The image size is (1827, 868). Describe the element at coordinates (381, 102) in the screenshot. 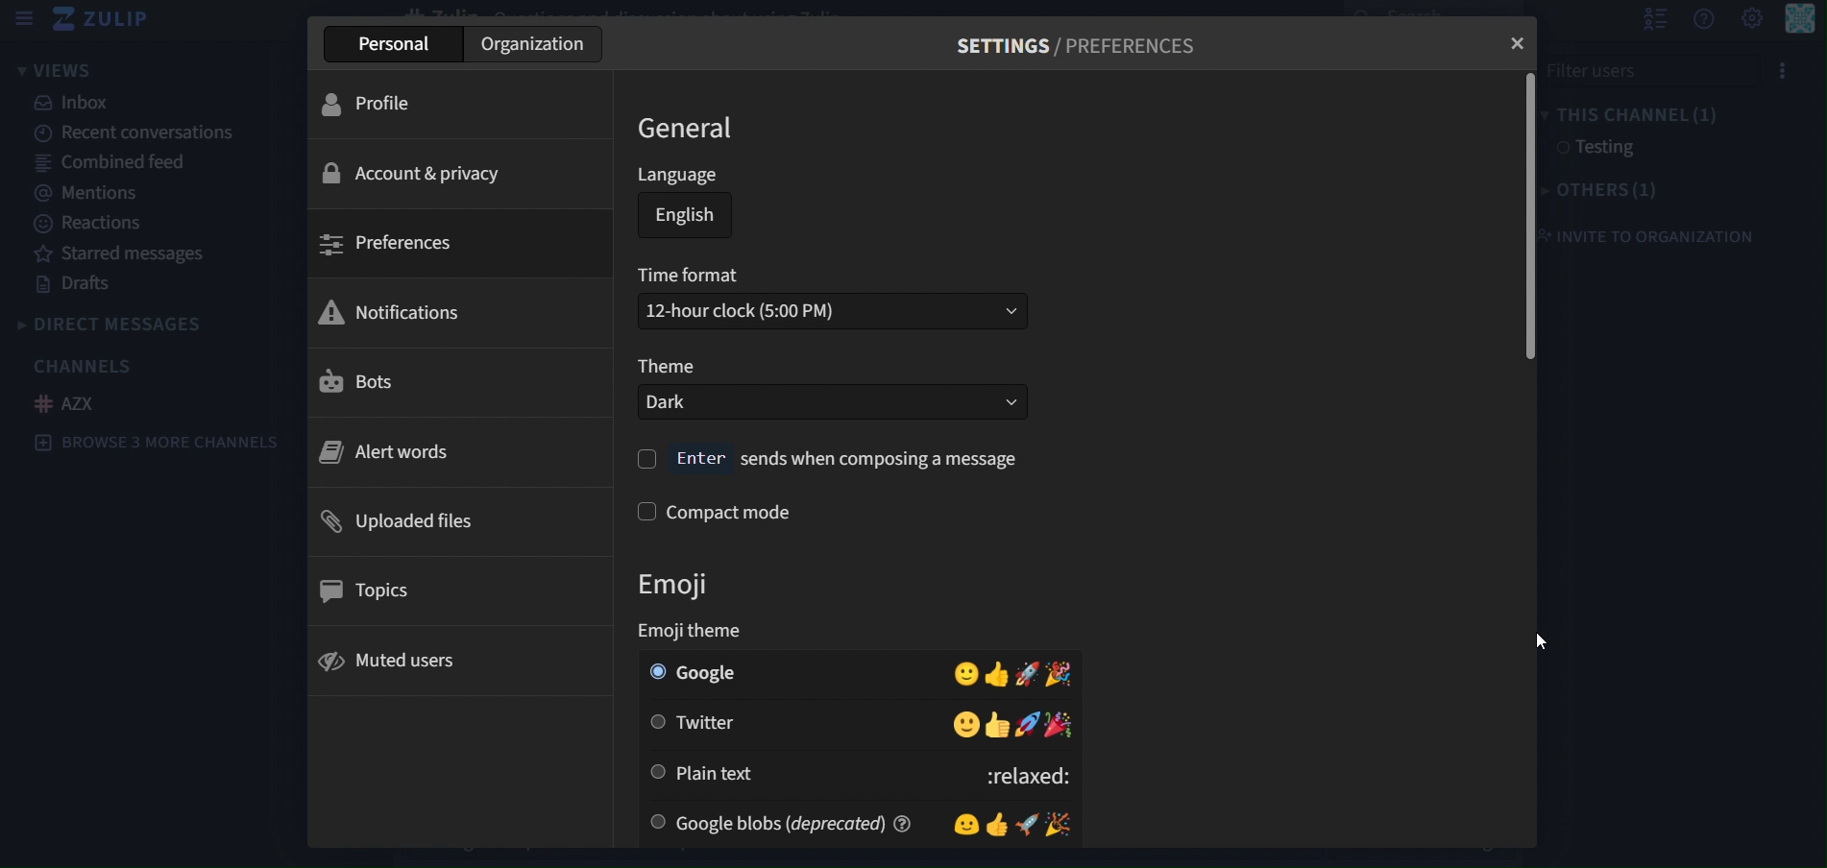

I see `profile` at that location.